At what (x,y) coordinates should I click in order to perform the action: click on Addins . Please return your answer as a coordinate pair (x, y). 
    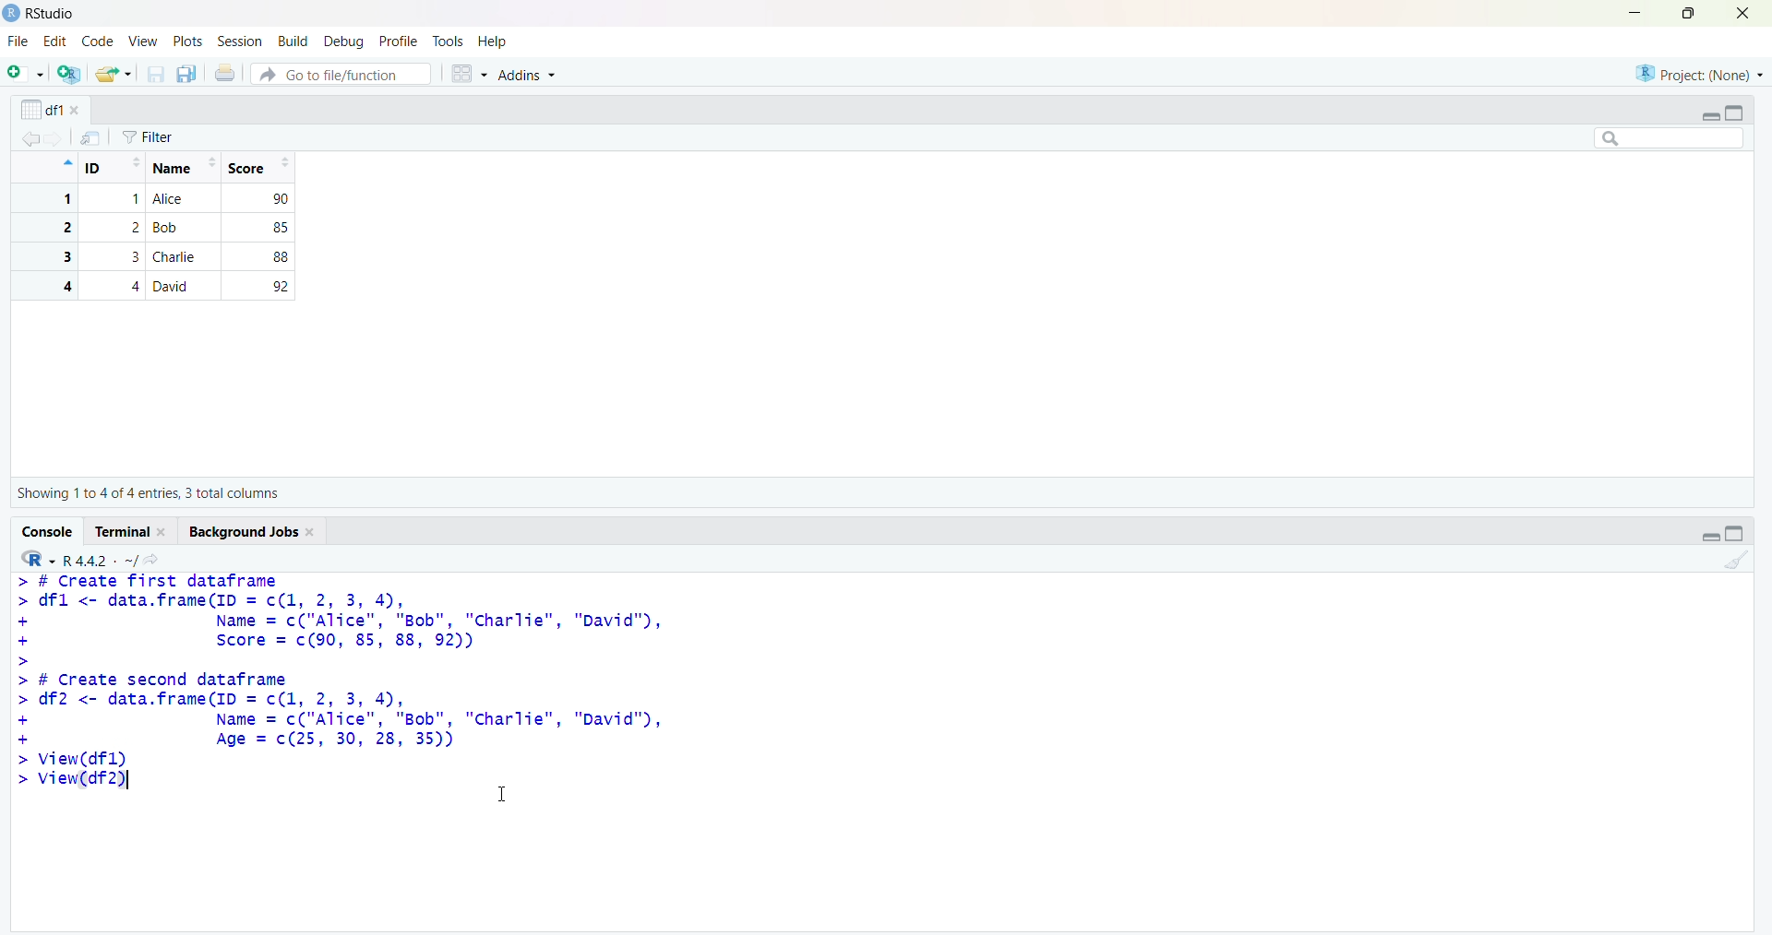
    Looking at the image, I should click on (525, 74).